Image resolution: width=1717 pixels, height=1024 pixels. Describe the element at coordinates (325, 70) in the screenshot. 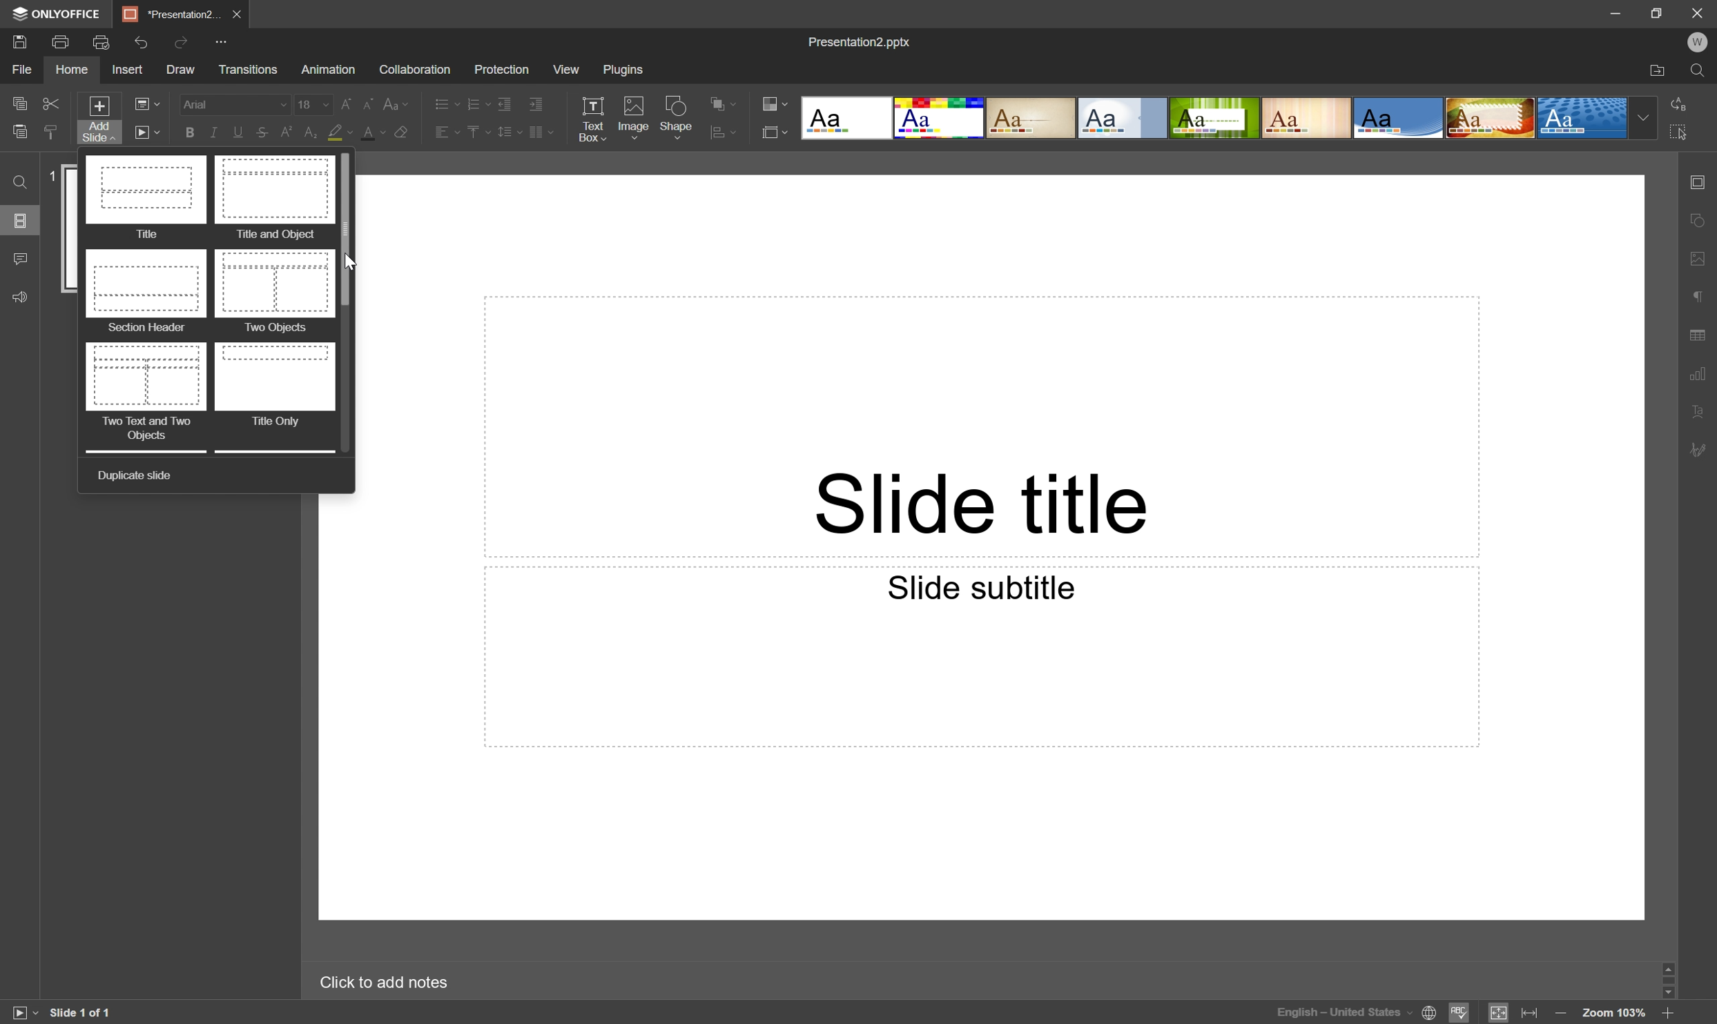

I see `Animation` at that location.